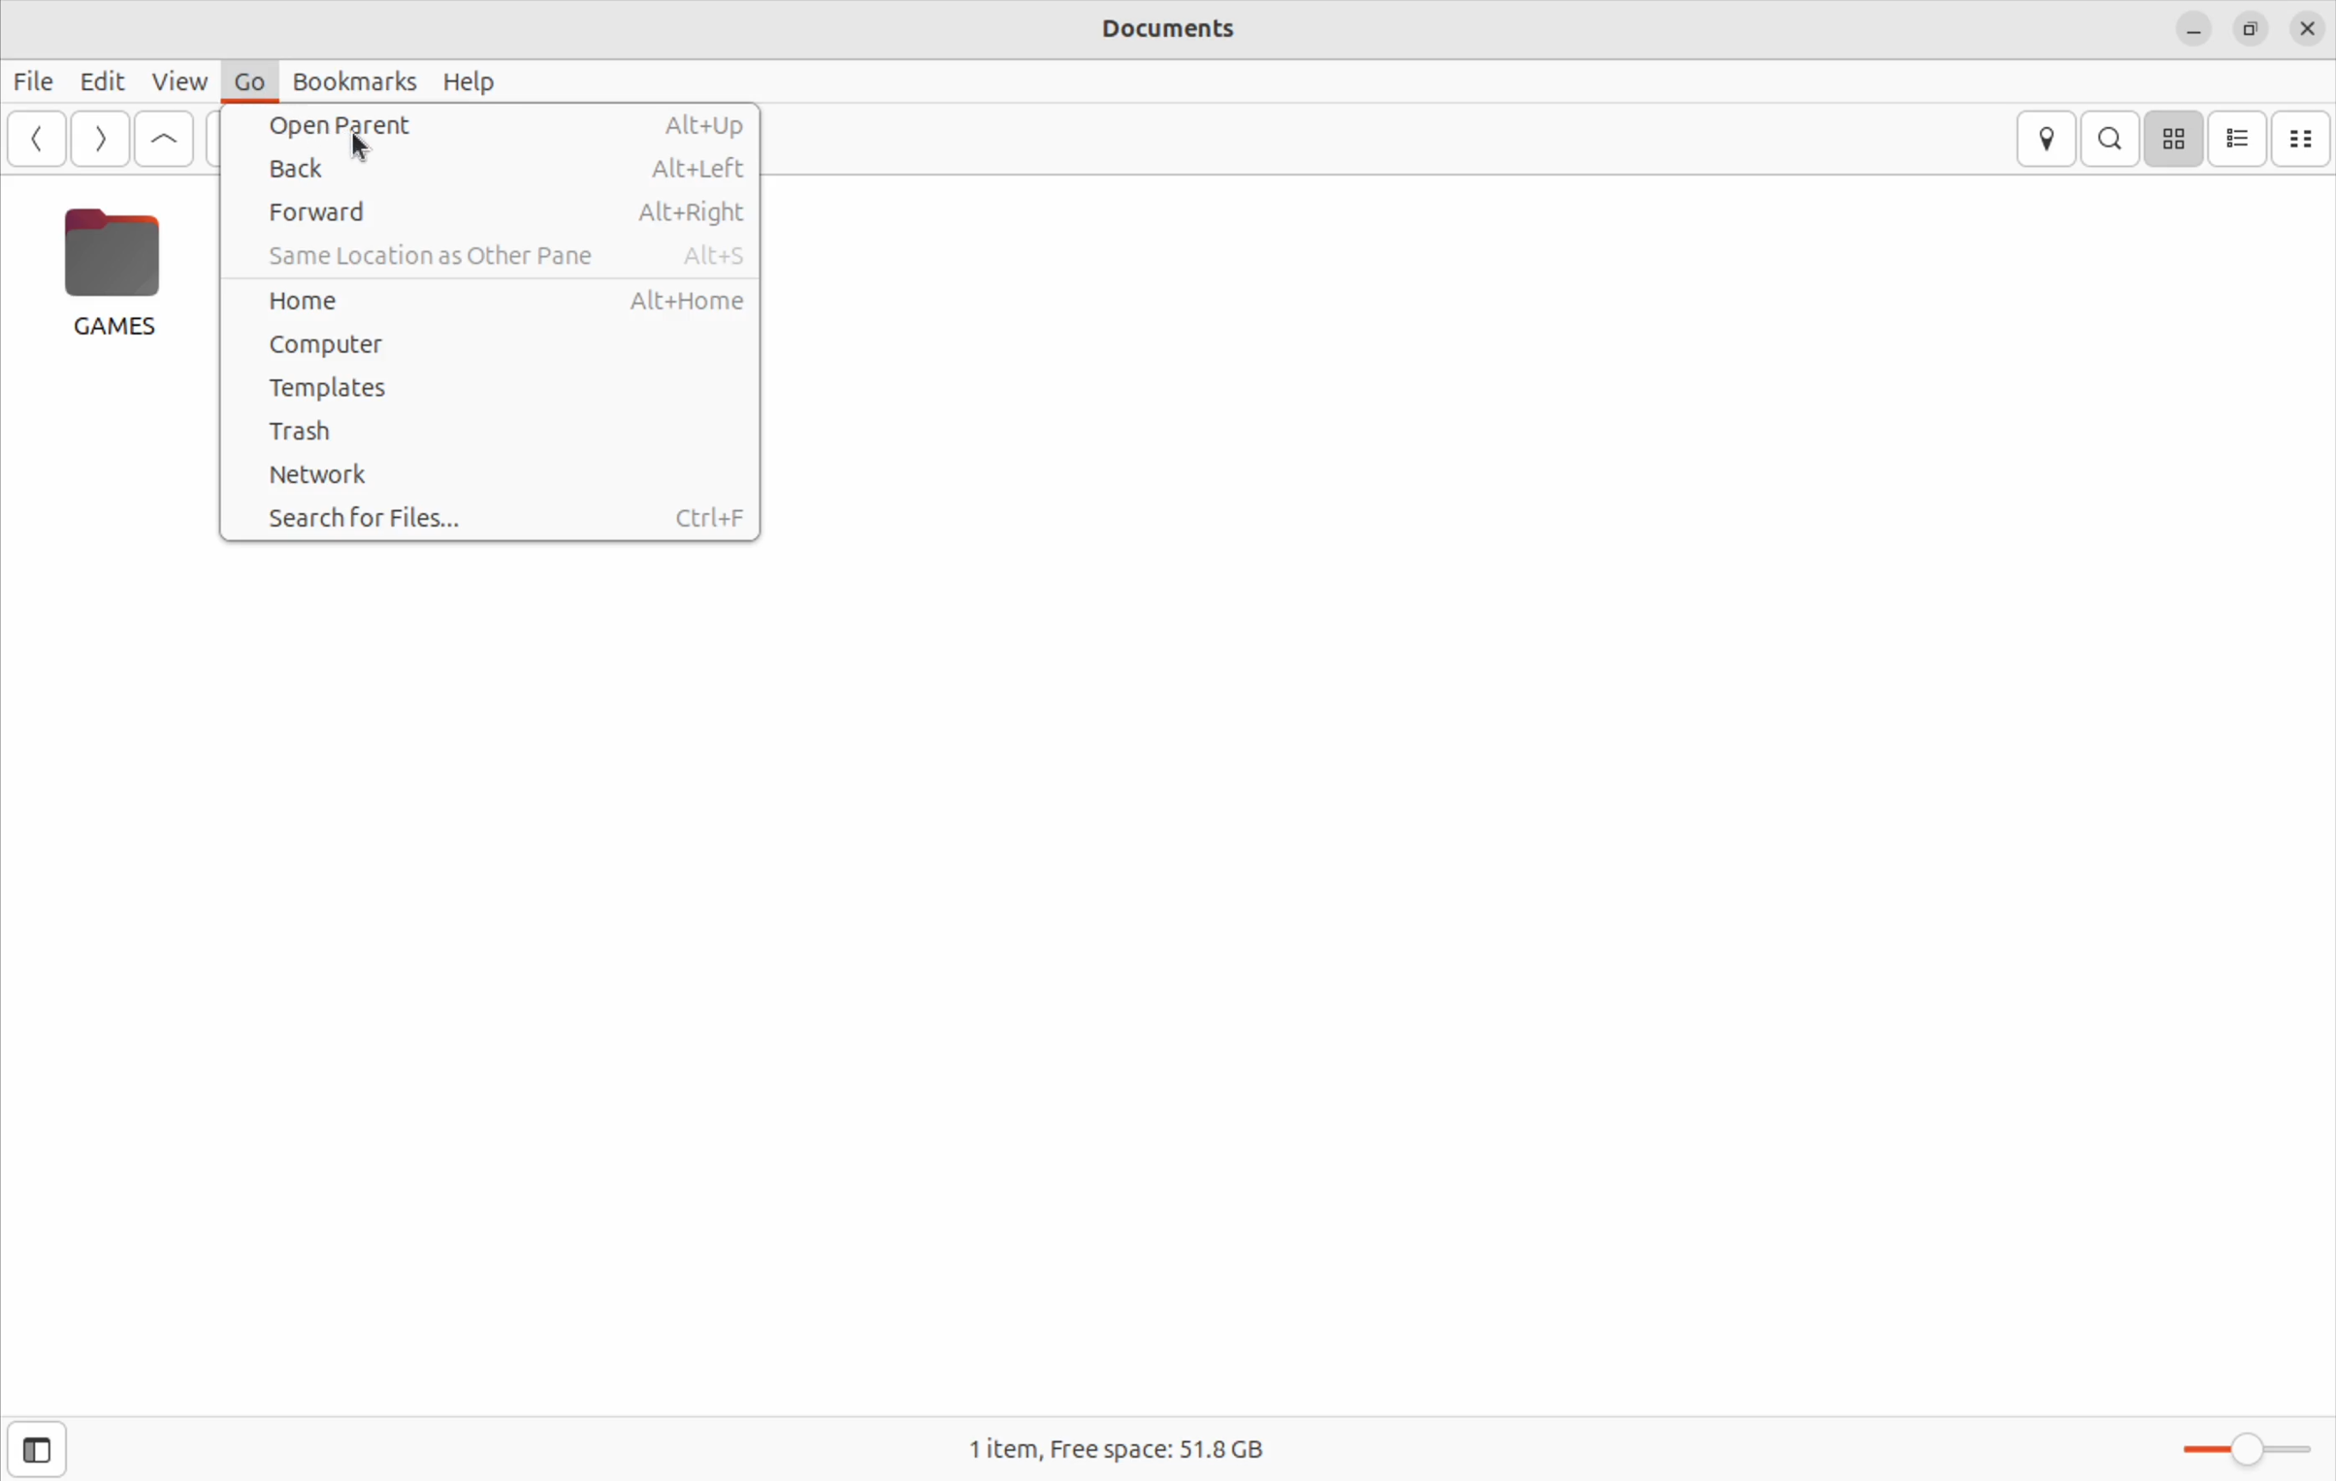 The width and height of the screenshot is (2336, 1481). I want to click on Go, so click(244, 81).